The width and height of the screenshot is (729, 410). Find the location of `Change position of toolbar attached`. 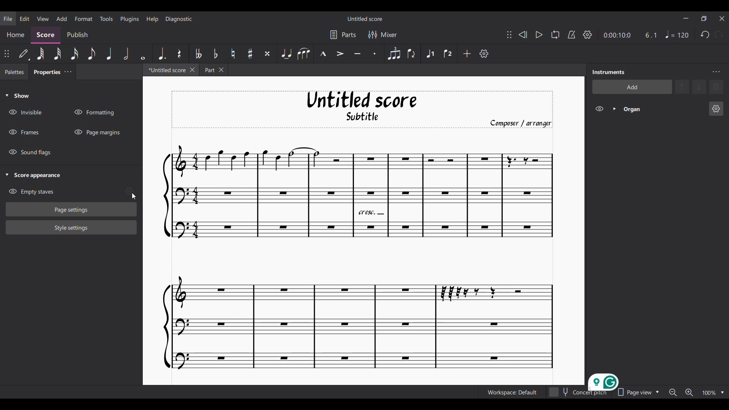

Change position of toolbar attached is located at coordinates (509, 35).